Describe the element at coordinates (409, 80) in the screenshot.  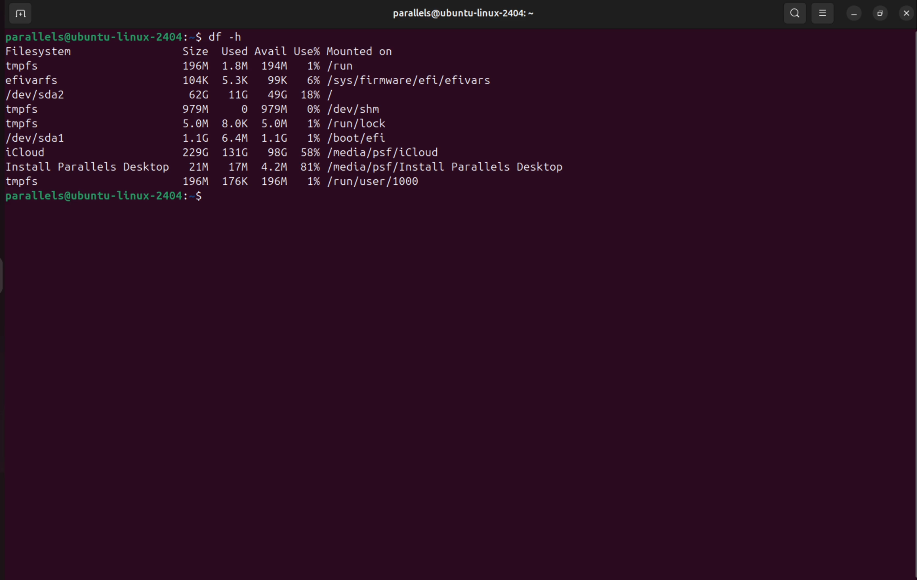
I see `sys/firmware/efi/efivars` at that location.